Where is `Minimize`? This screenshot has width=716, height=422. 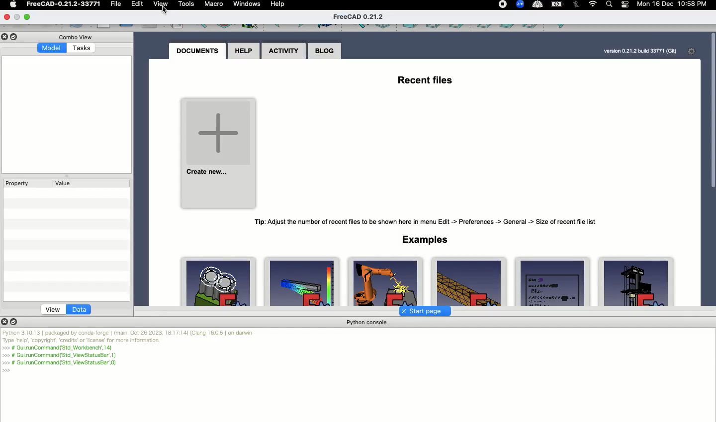
Minimize is located at coordinates (28, 16).